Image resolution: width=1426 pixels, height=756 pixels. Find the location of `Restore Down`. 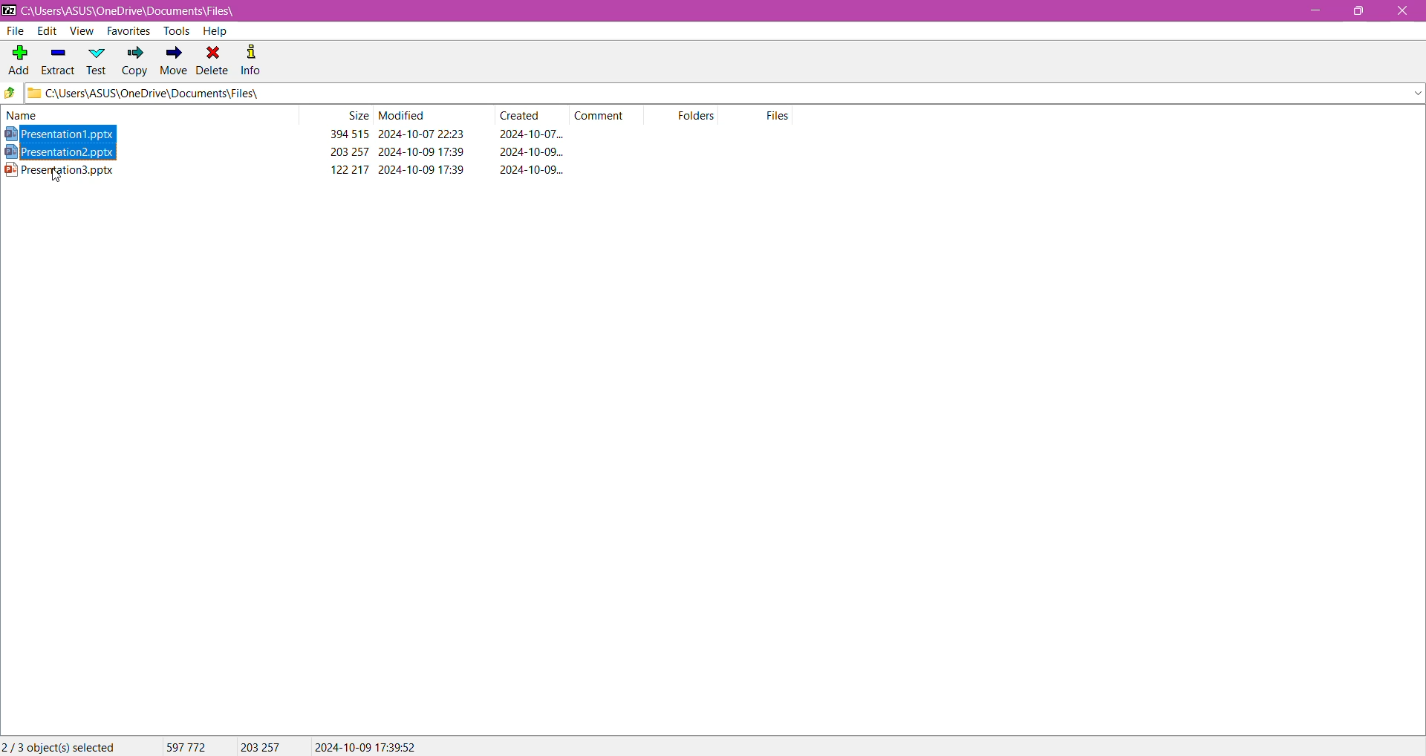

Restore Down is located at coordinates (1364, 10).